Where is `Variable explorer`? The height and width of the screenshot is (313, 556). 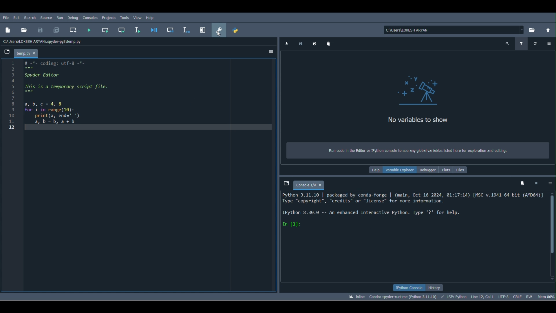
Variable explorer is located at coordinates (401, 170).